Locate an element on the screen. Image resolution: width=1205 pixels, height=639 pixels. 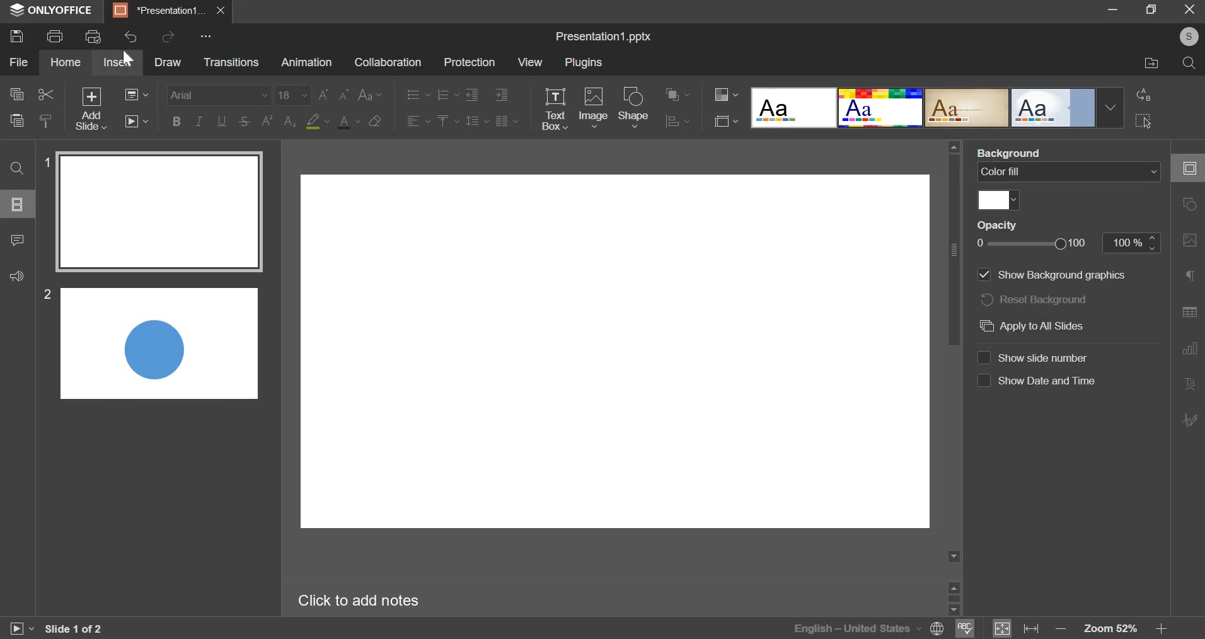
Dropdown is located at coordinates (1112, 107).